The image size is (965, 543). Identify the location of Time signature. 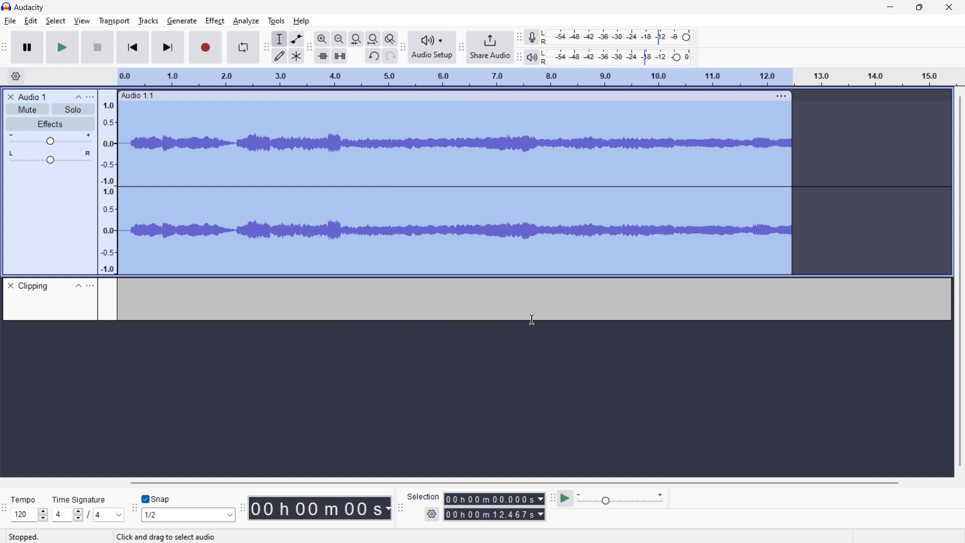
(80, 500).